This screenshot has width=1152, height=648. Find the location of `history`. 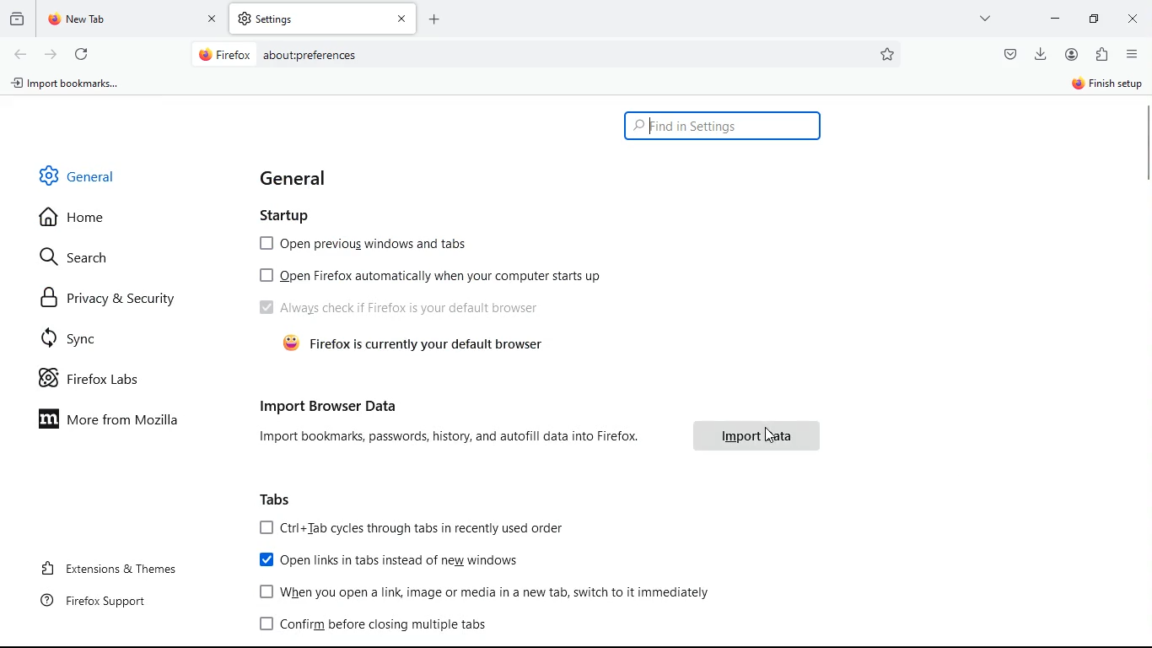

history is located at coordinates (16, 22).